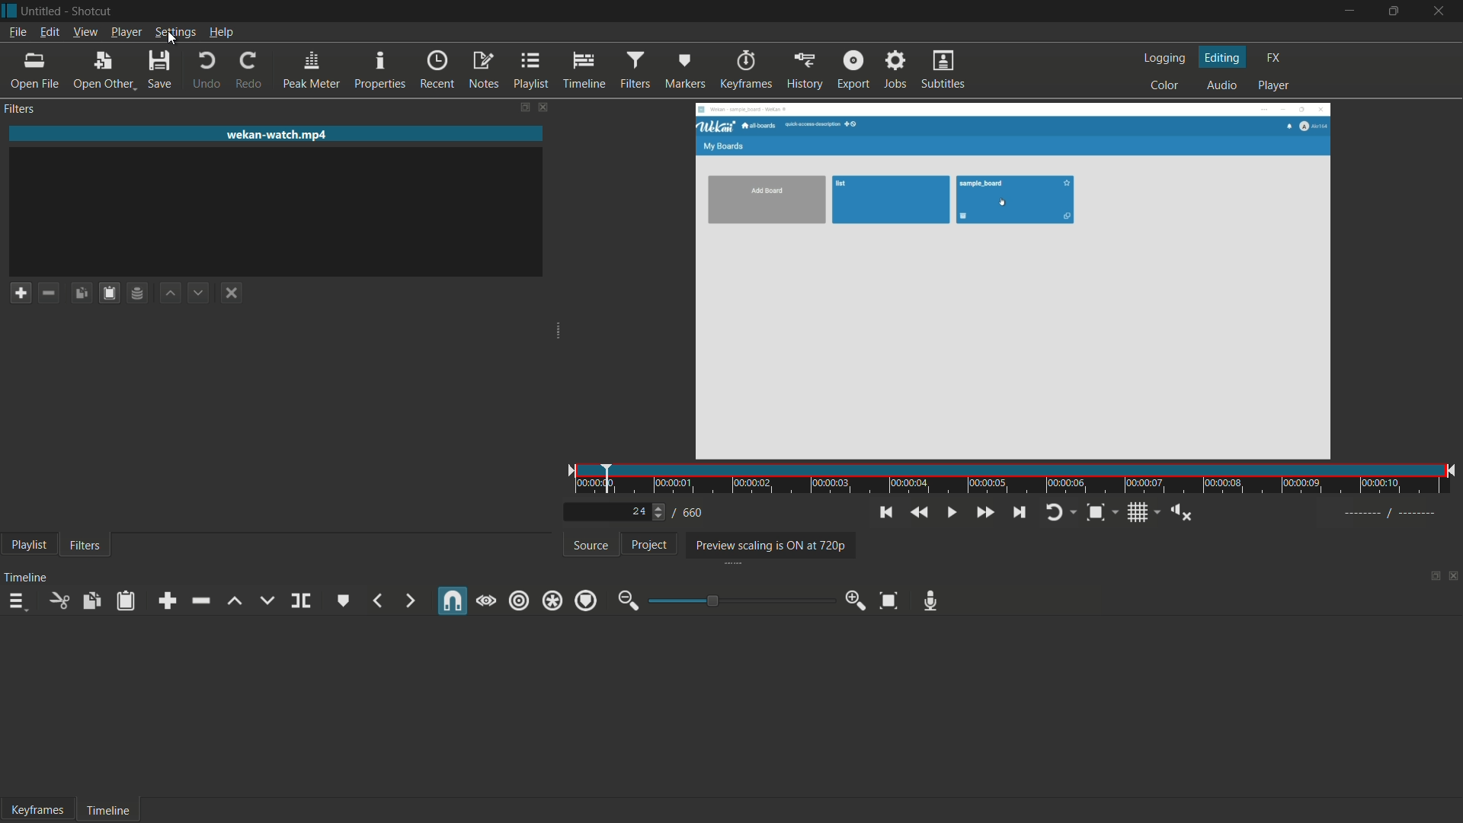  What do you see at coordinates (203, 600) in the screenshot?
I see `ripple delete` at bounding box center [203, 600].